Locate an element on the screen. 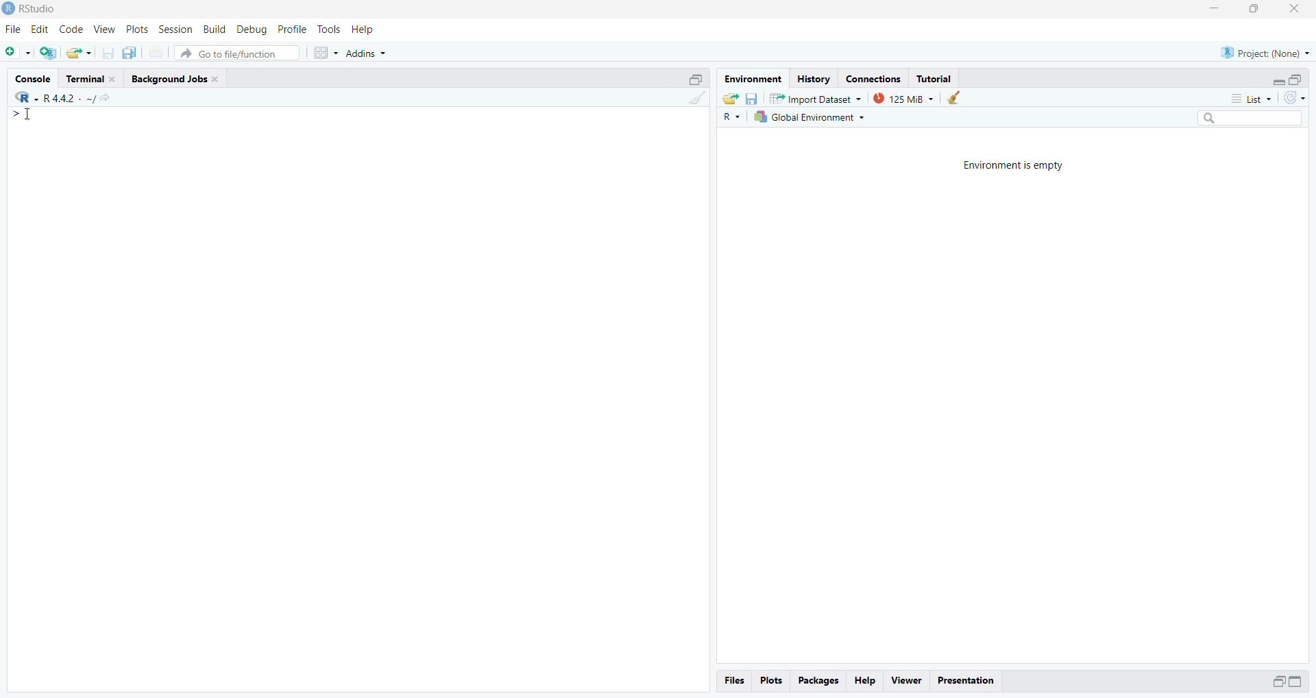  save current document is located at coordinates (108, 52).